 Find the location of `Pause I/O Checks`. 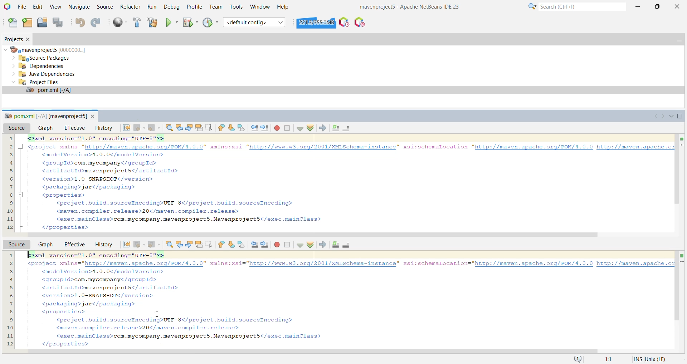

Pause I/O Checks is located at coordinates (359, 22).